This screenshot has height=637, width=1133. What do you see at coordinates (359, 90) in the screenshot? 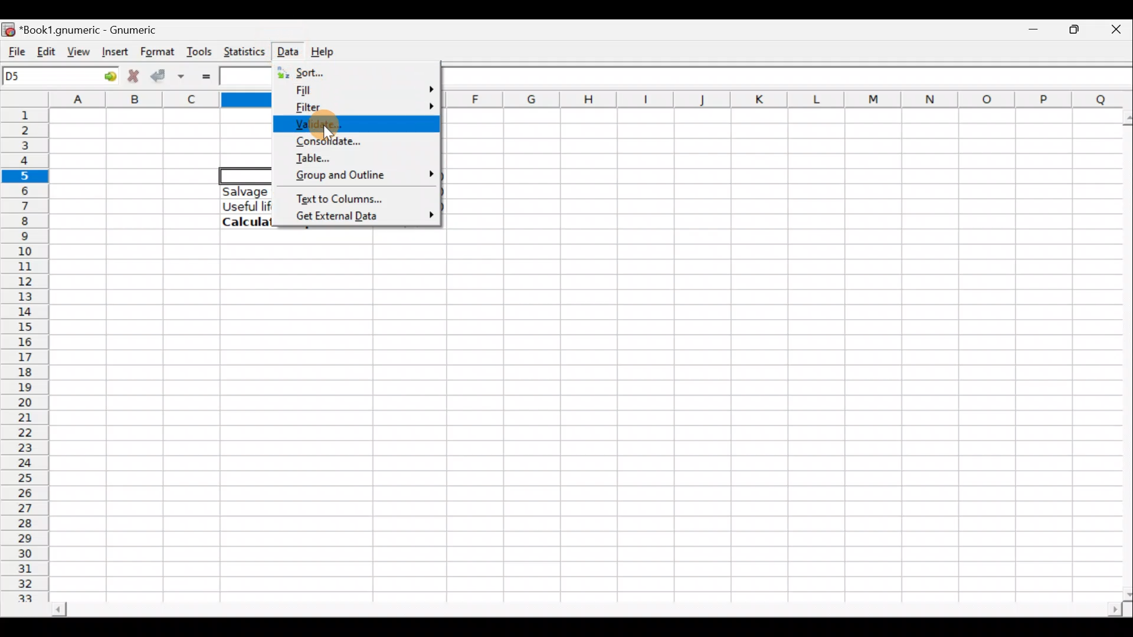
I see `Fill` at bounding box center [359, 90].